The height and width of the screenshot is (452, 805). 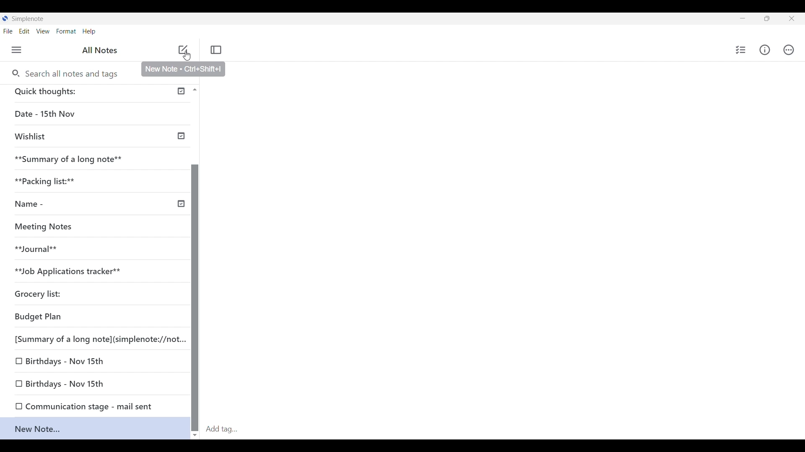 I want to click on Cursor, so click(x=186, y=58).